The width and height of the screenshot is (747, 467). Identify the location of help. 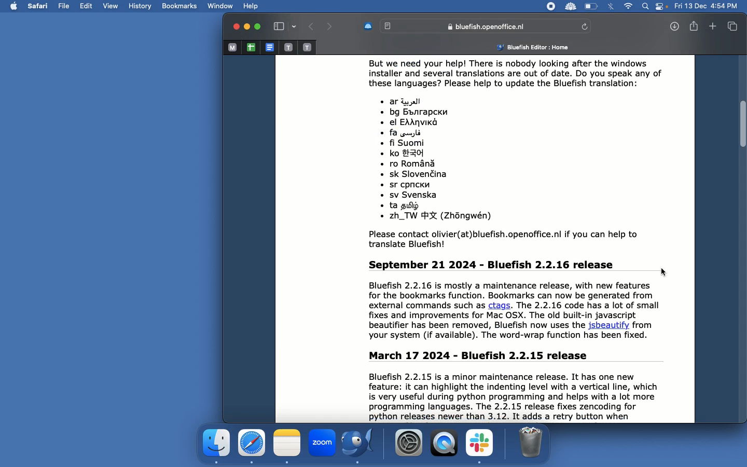
(250, 5).